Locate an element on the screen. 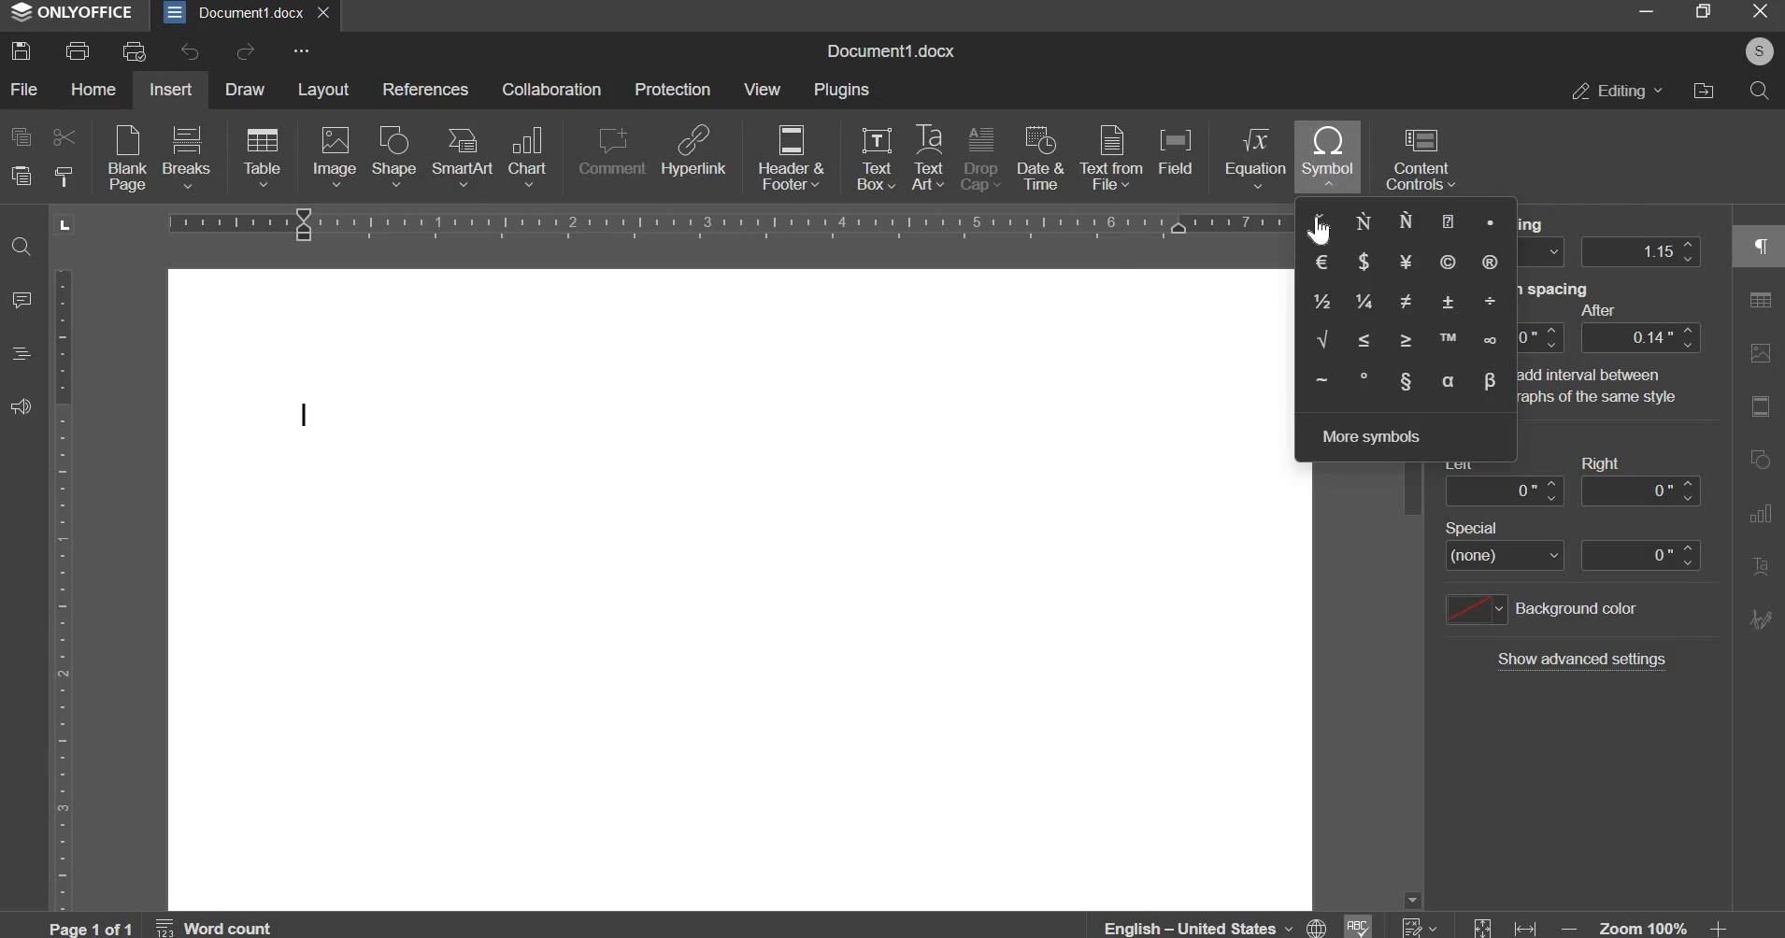 This screenshot has height=938, width=1785. home is located at coordinates (93, 89).